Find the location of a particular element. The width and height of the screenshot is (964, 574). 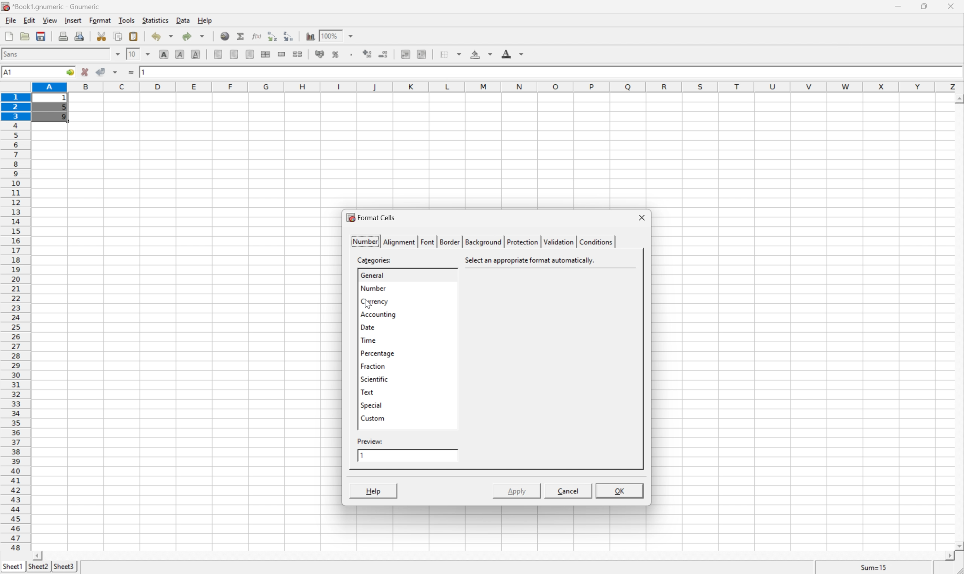

background is located at coordinates (482, 53).